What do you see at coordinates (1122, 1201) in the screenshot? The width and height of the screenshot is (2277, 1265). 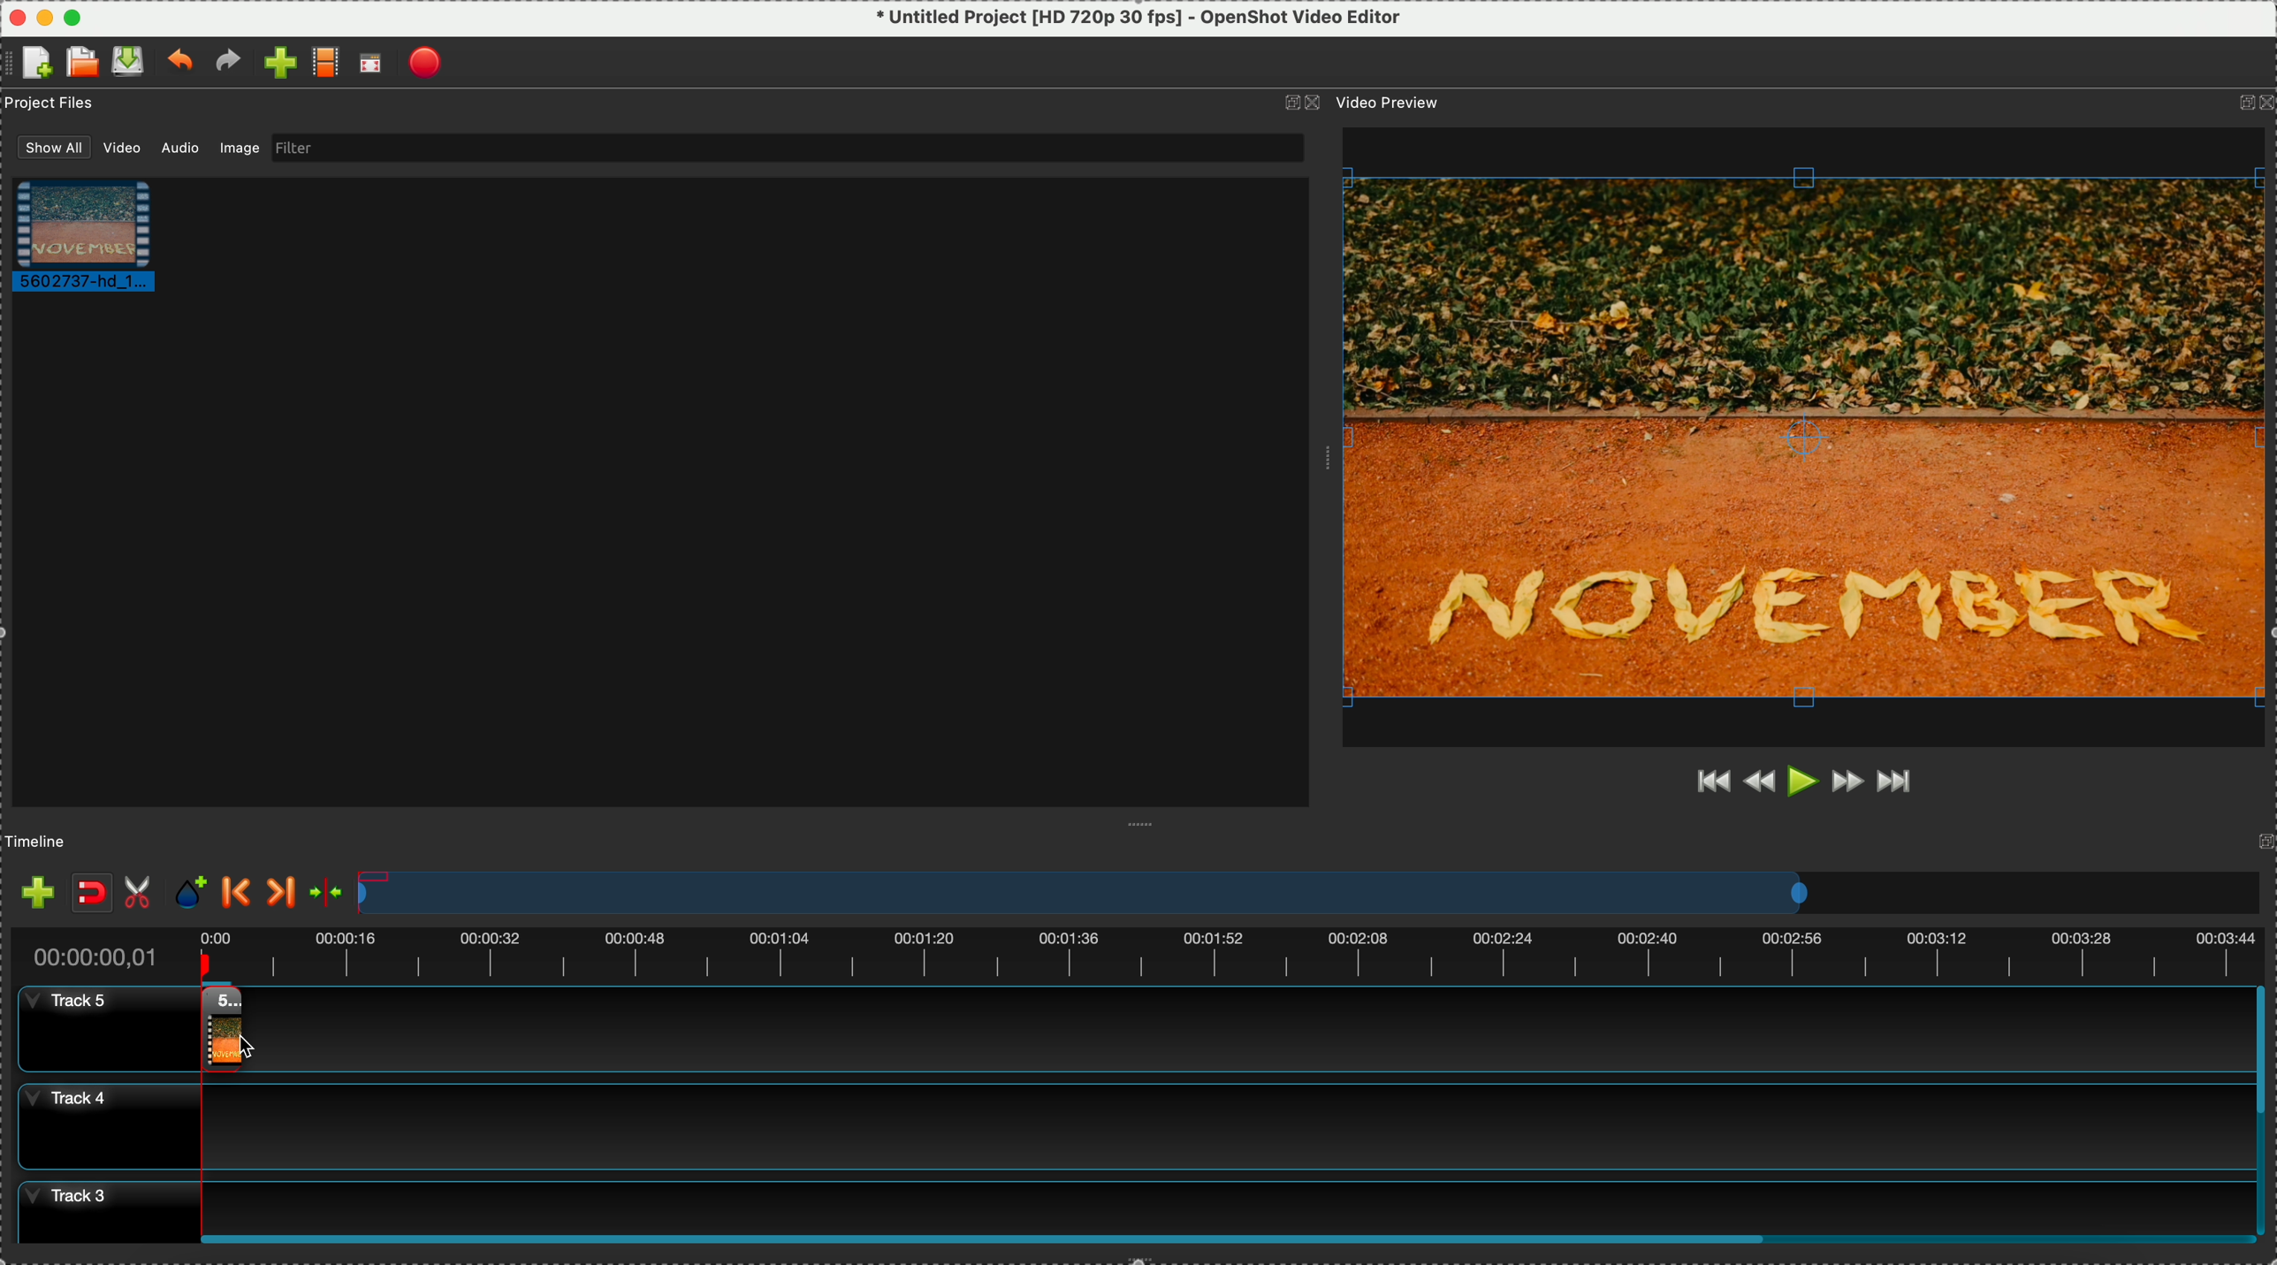 I see `track 3` at bounding box center [1122, 1201].